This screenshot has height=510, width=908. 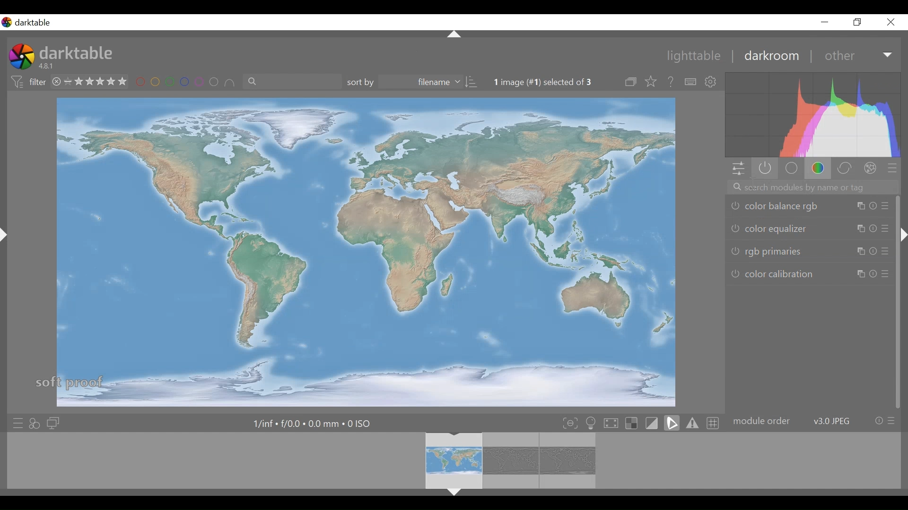 I want to click on darkroom, so click(x=772, y=57).